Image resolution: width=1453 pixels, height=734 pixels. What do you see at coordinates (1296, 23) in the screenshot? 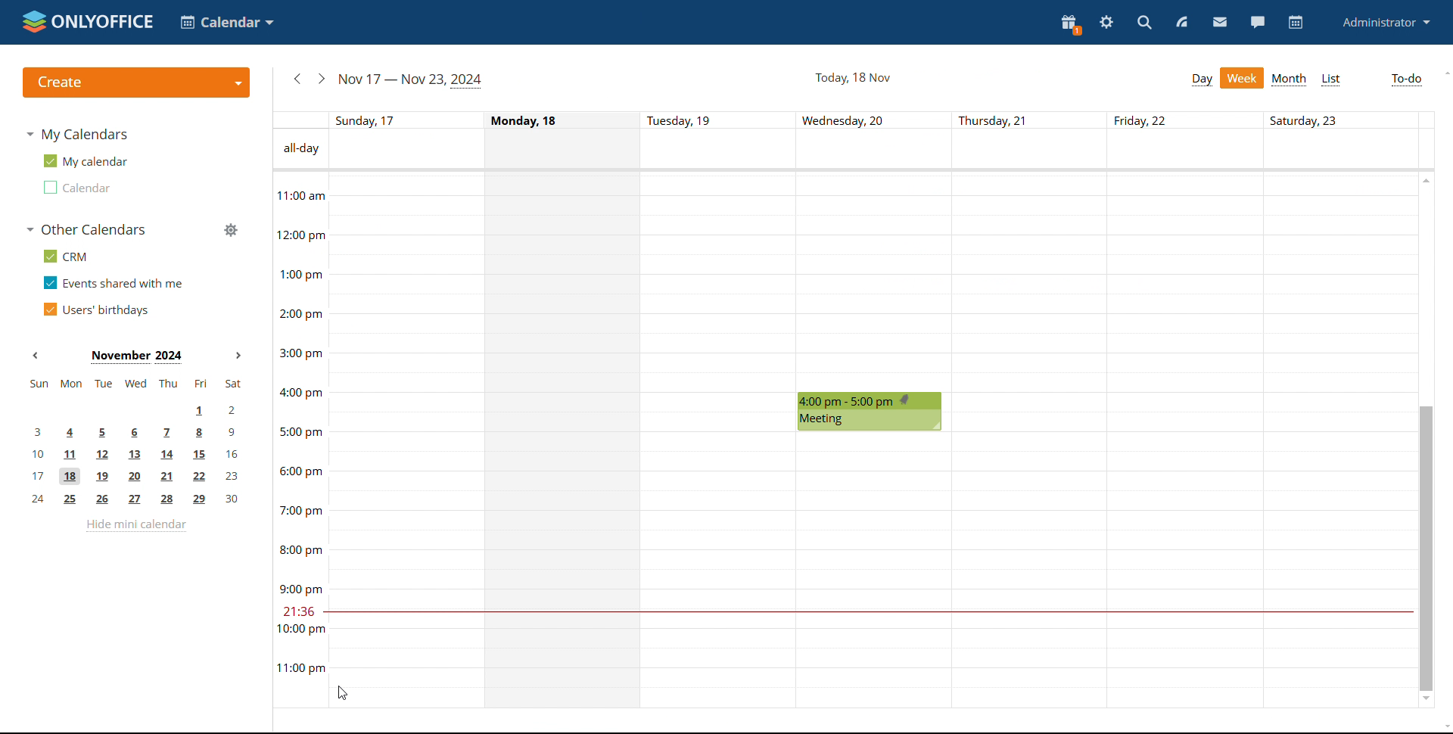
I see `calendar` at bounding box center [1296, 23].